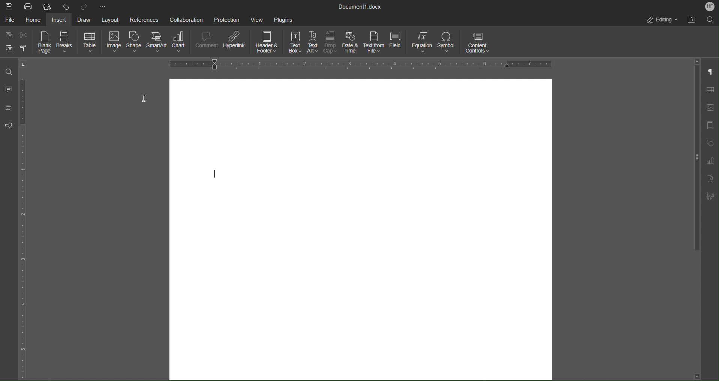  Describe the element at coordinates (256, 18) in the screenshot. I see `View` at that location.